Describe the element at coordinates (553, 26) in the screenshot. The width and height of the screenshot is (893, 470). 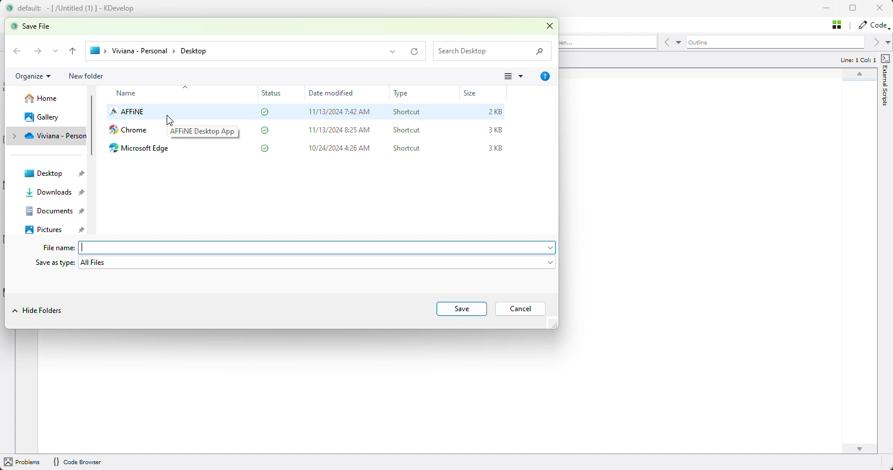
I see `close` at that location.